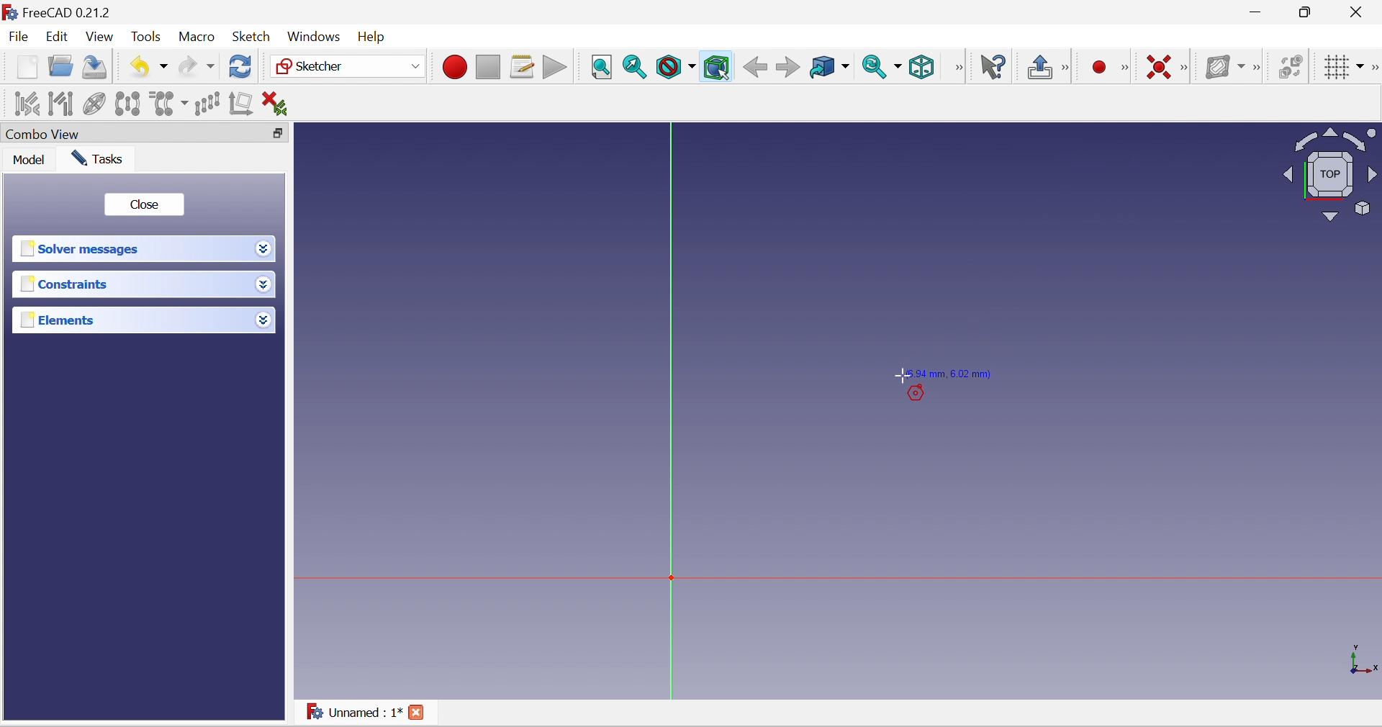  Describe the element at coordinates (1291, 68) in the screenshot. I see `Switch virtual space` at that location.